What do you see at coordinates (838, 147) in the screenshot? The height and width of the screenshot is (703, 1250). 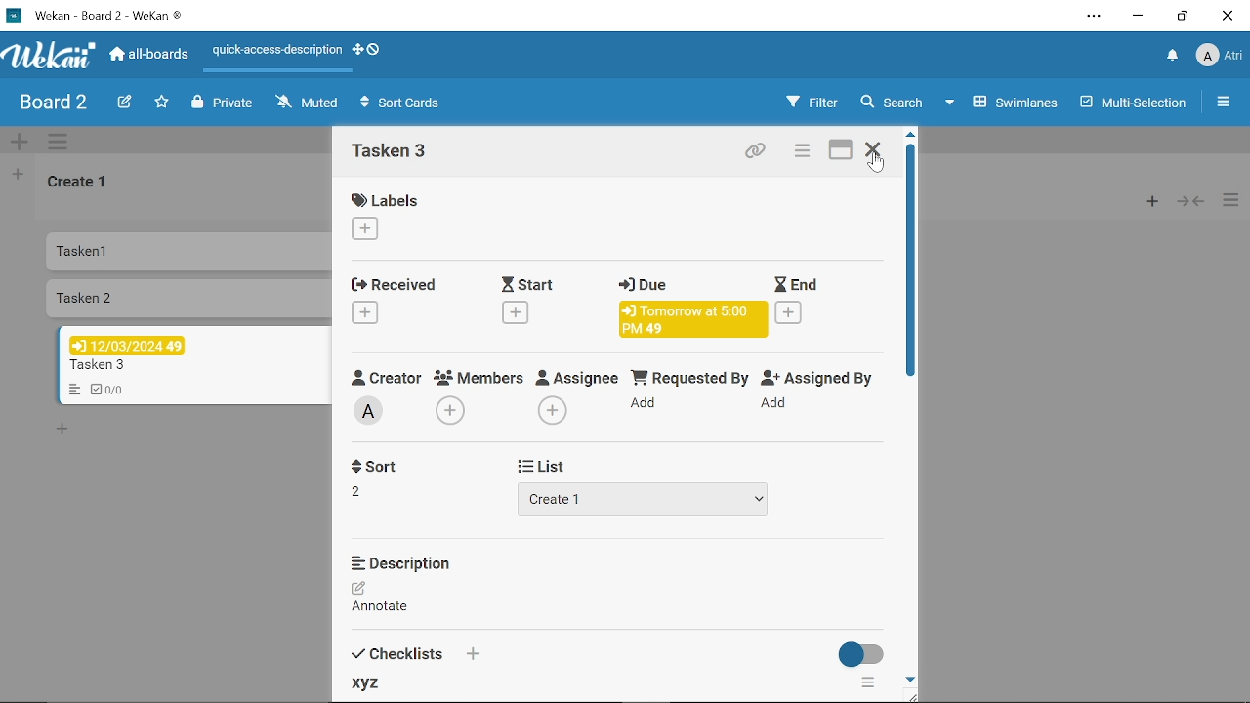 I see `maximize card` at bounding box center [838, 147].